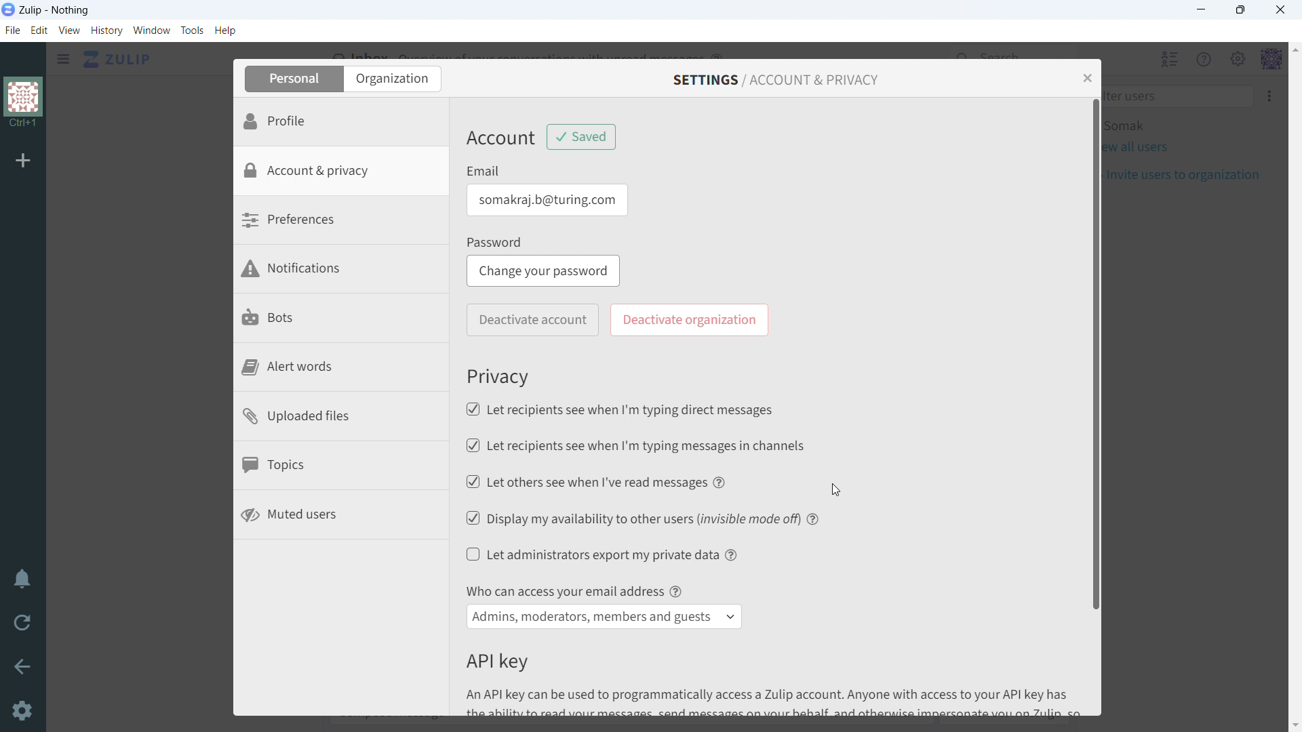  I want to click on reload, so click(22, 622).